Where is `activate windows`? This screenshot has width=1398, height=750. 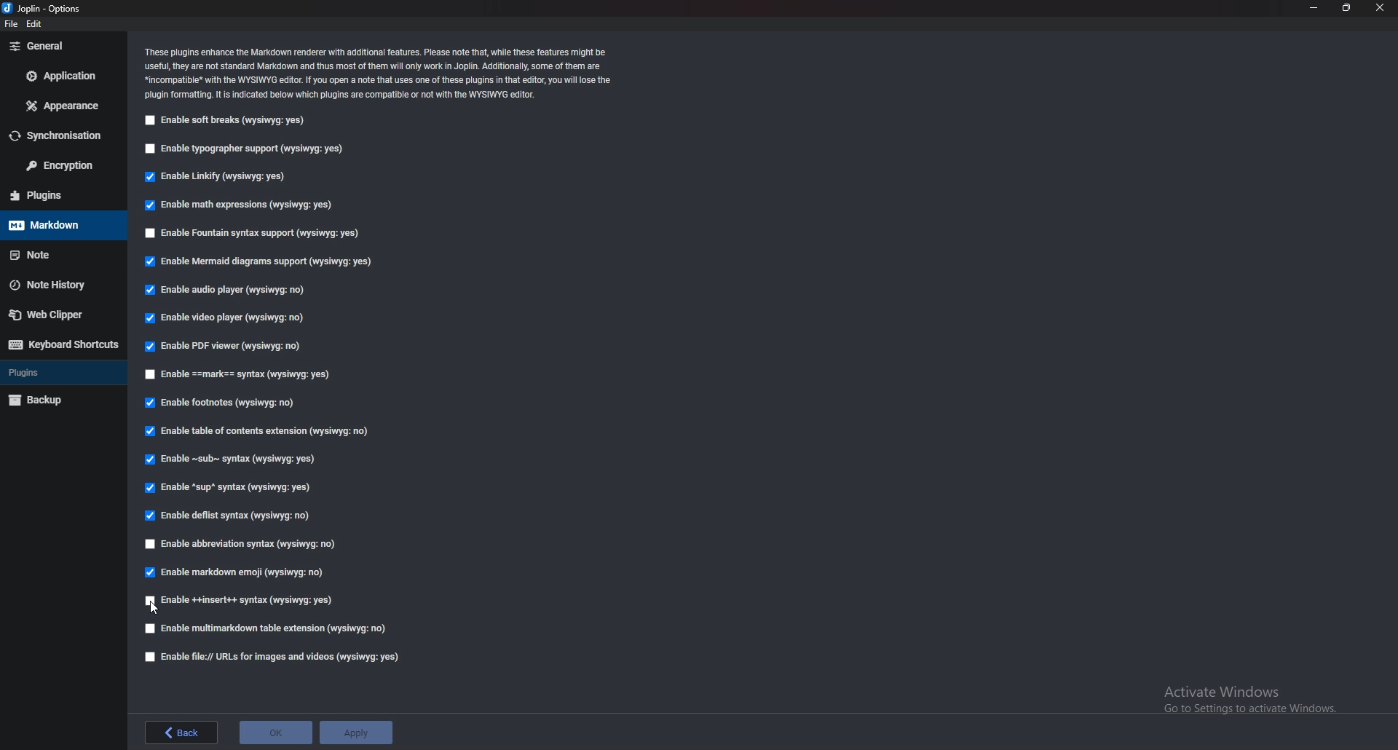 activate windows is located at coordinates (1255, 697).